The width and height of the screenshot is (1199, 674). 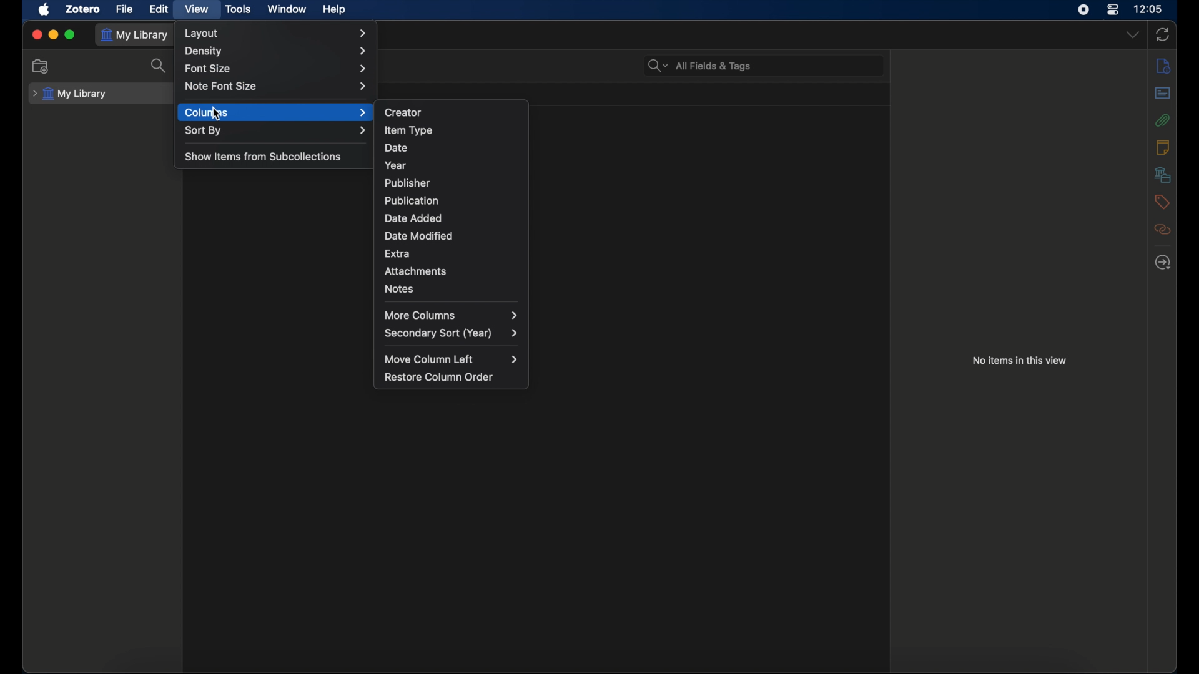 I want to click on notes, so click(x=398, y=288).